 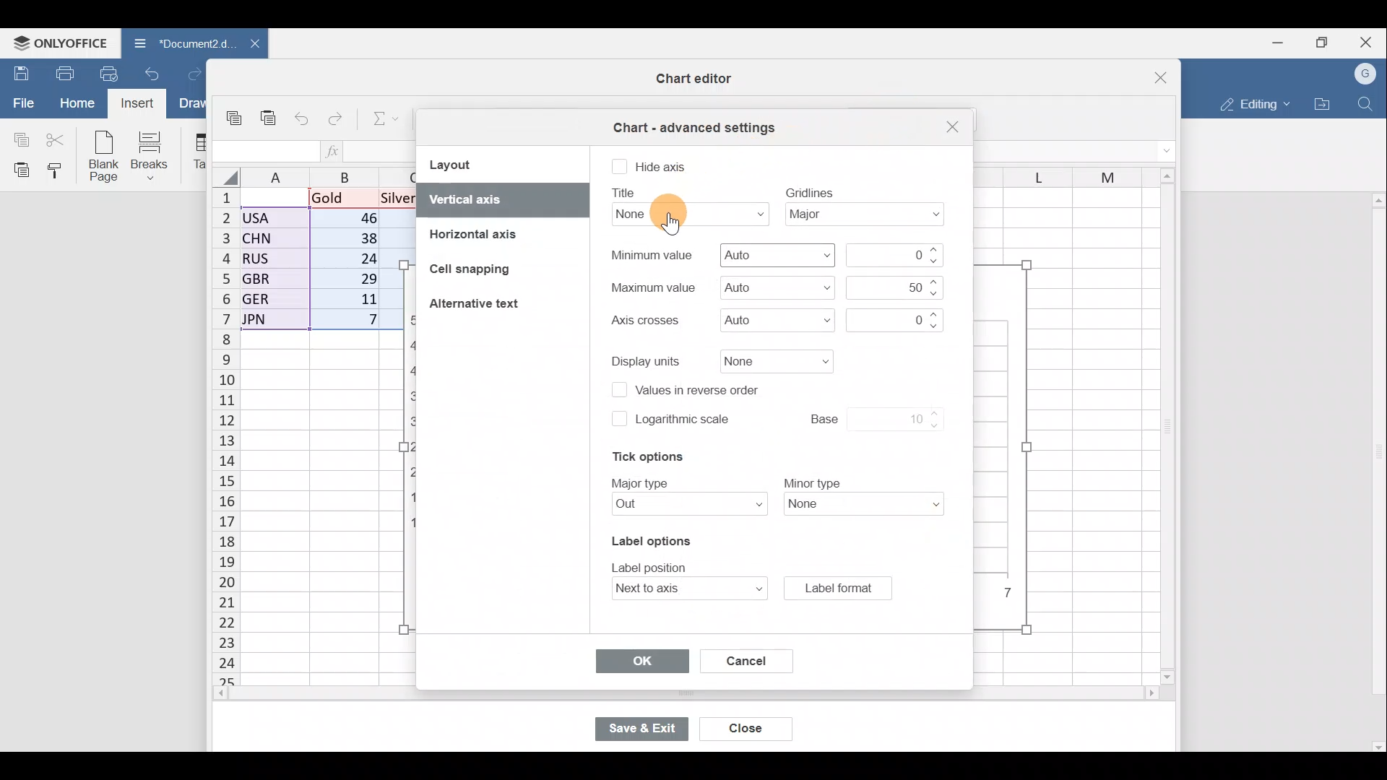 I want to click on OK, so click(x=642, y=663).